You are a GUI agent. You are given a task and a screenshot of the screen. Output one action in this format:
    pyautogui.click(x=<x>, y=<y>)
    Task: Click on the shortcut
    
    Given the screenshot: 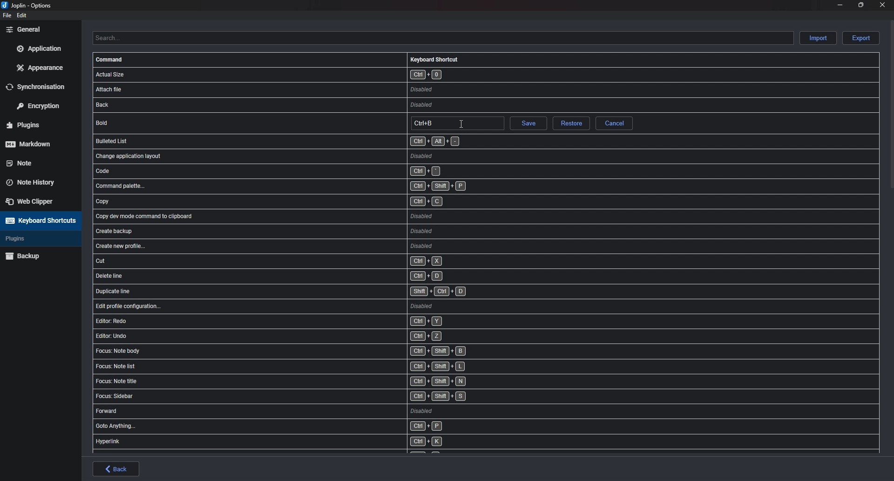 What is the action you would take?
    pyautogui.click(x=308, y=89)
    